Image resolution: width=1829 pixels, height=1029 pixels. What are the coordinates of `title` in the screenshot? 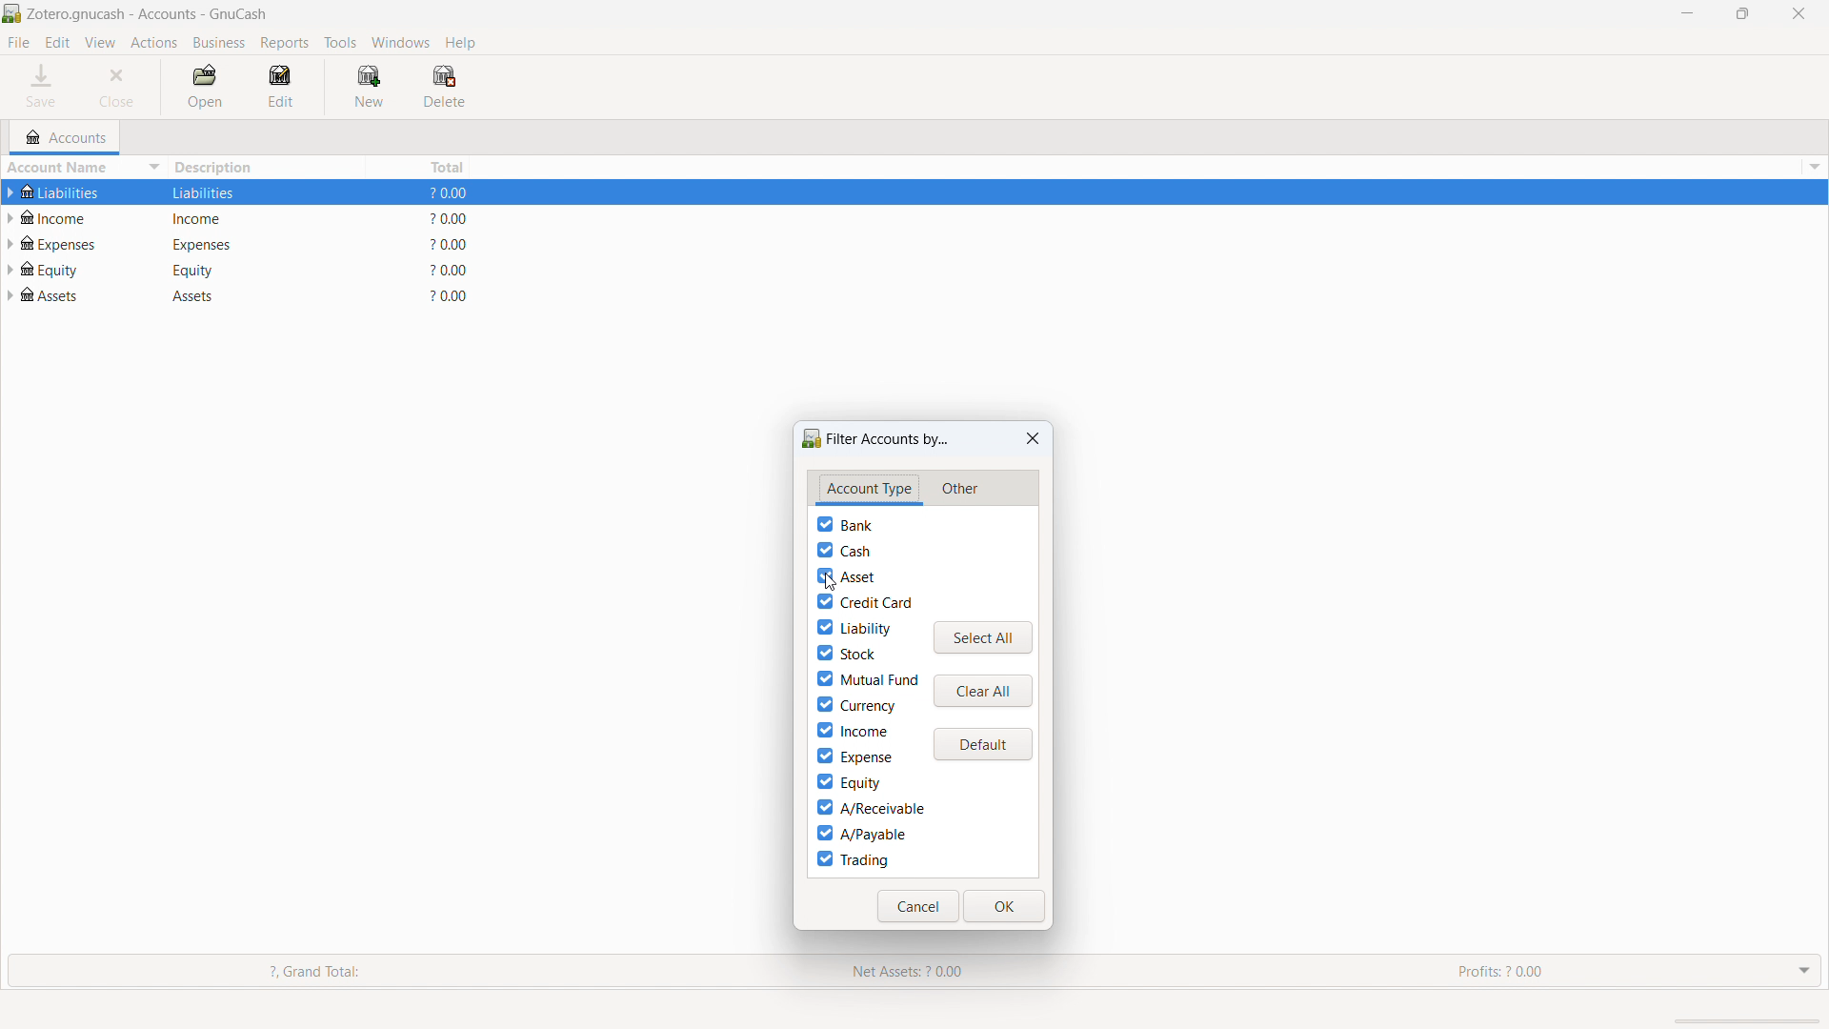 It's located at (148, 14).